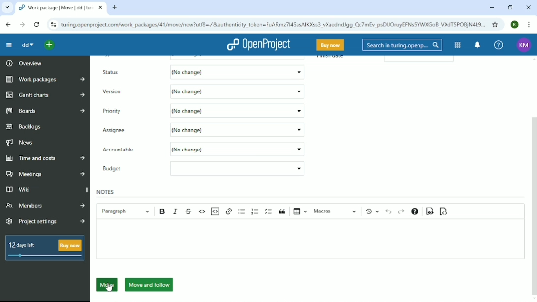  I want to click on News, so click(24, 142).